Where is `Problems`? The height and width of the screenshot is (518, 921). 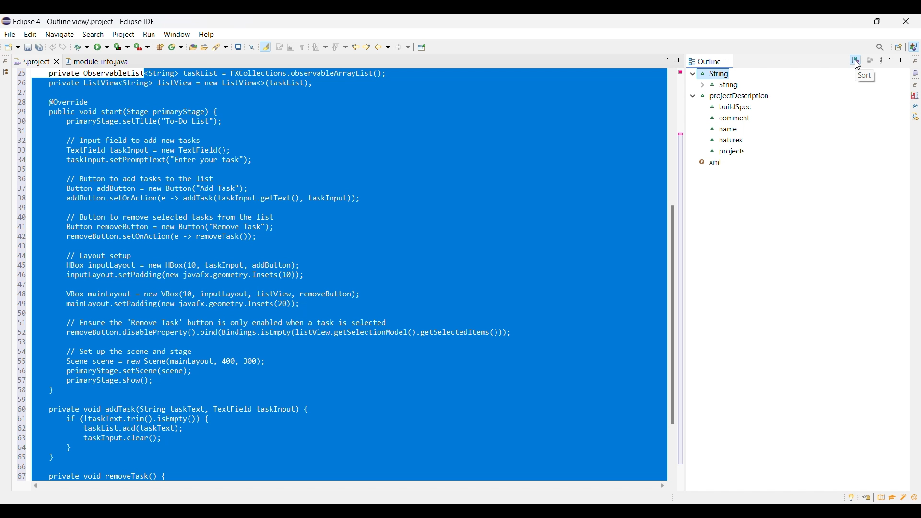 Problems is located at coordinates (915, 95).